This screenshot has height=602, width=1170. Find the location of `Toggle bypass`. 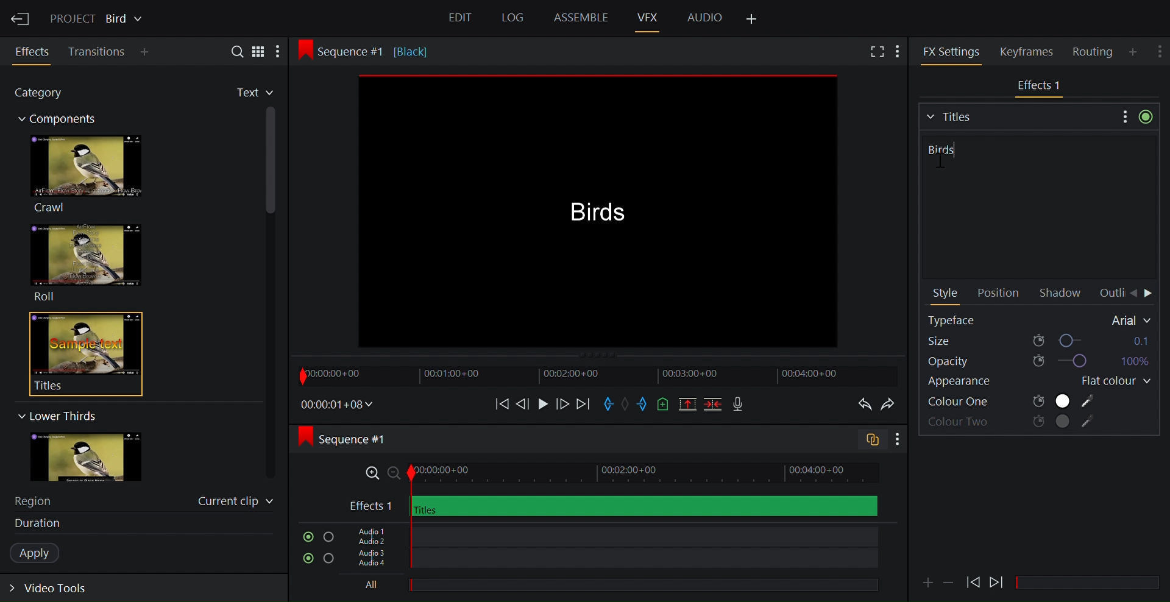

Toggle bypass is located at coordinates (1146, 116).